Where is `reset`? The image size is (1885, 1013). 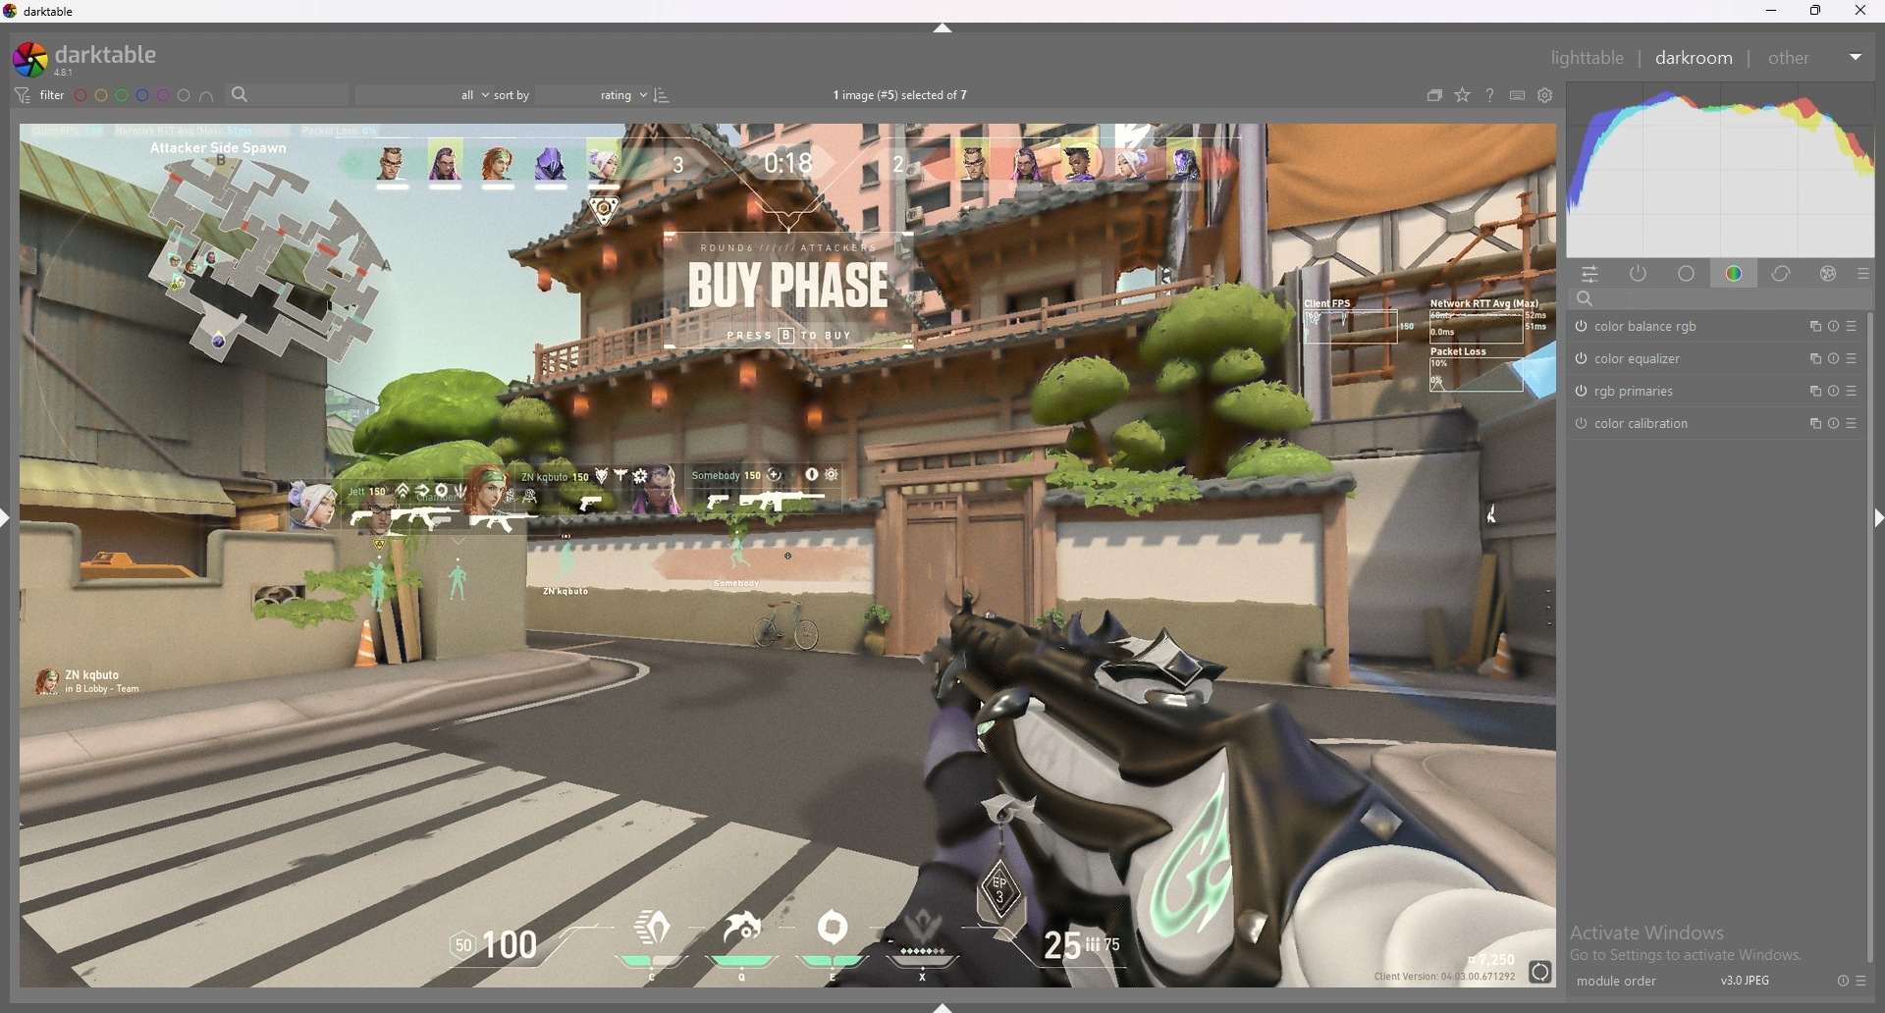 reset is located at coordinates (1833, 422).